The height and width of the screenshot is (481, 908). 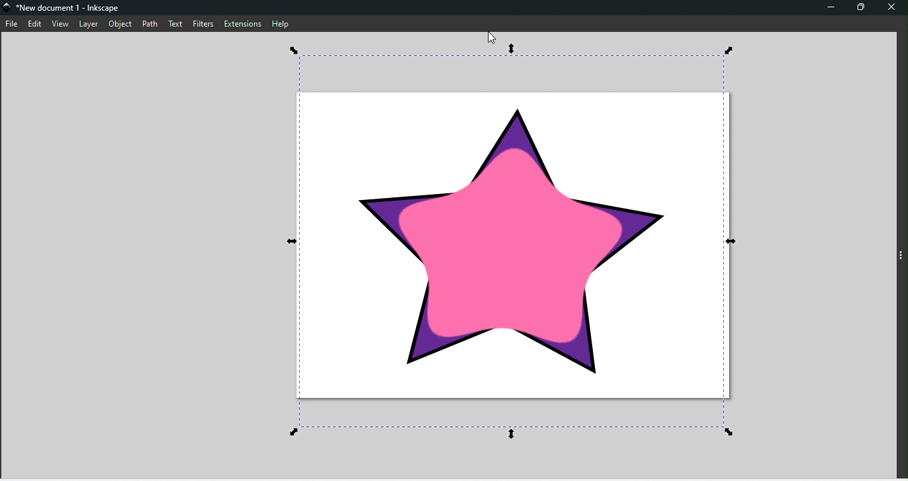 I want to click on Edit, so click(x=35, y=23).